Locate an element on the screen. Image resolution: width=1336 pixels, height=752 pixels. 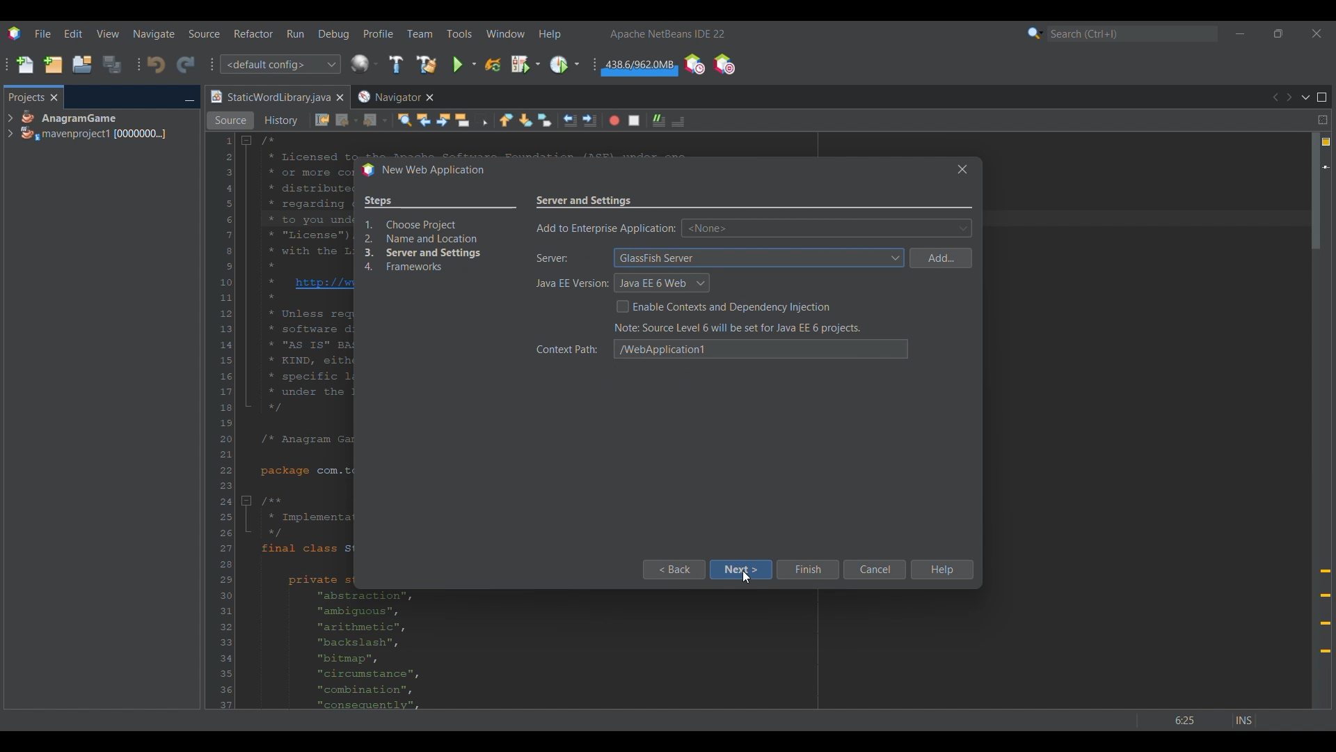
Search box is located at coordinates (1133, 33).